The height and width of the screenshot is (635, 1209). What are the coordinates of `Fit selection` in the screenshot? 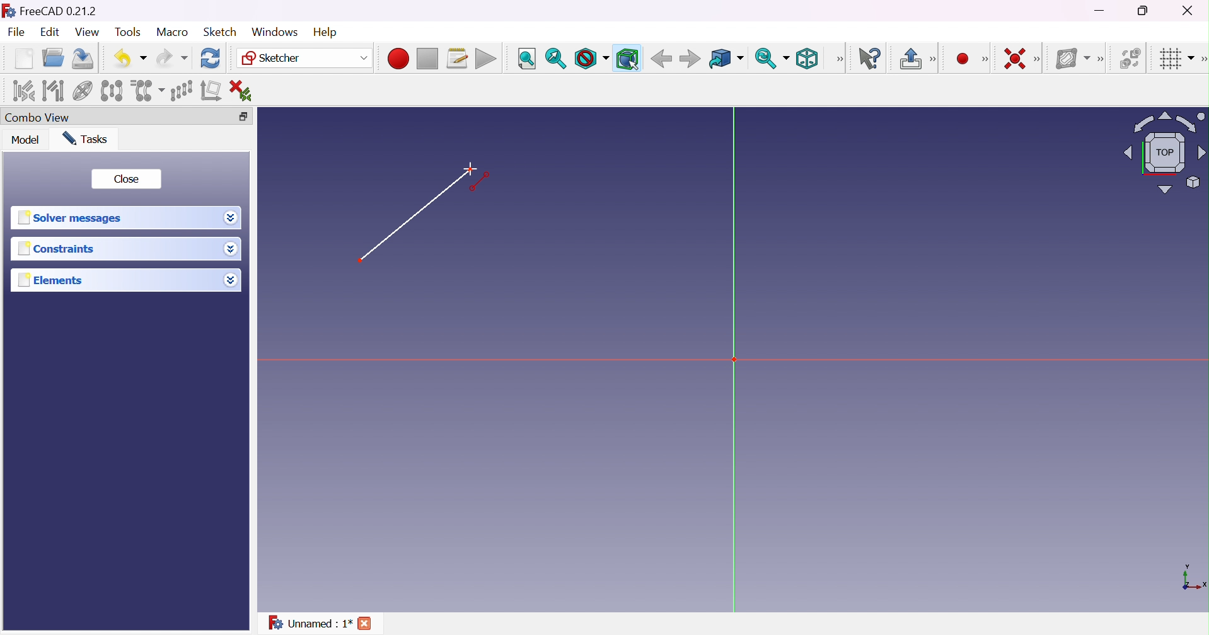 It's located at (555, 58).